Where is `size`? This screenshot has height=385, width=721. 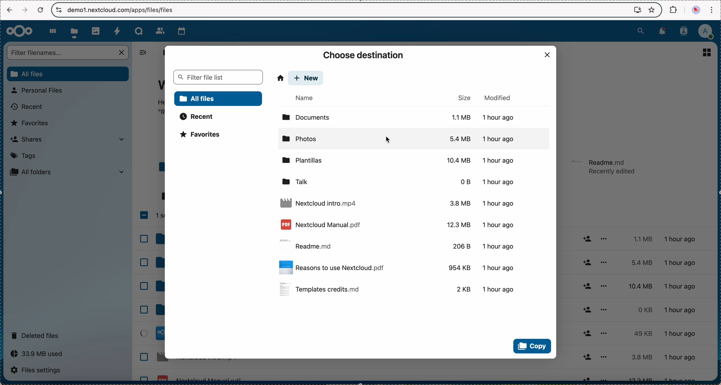 size is located at coordinates (465, 97).